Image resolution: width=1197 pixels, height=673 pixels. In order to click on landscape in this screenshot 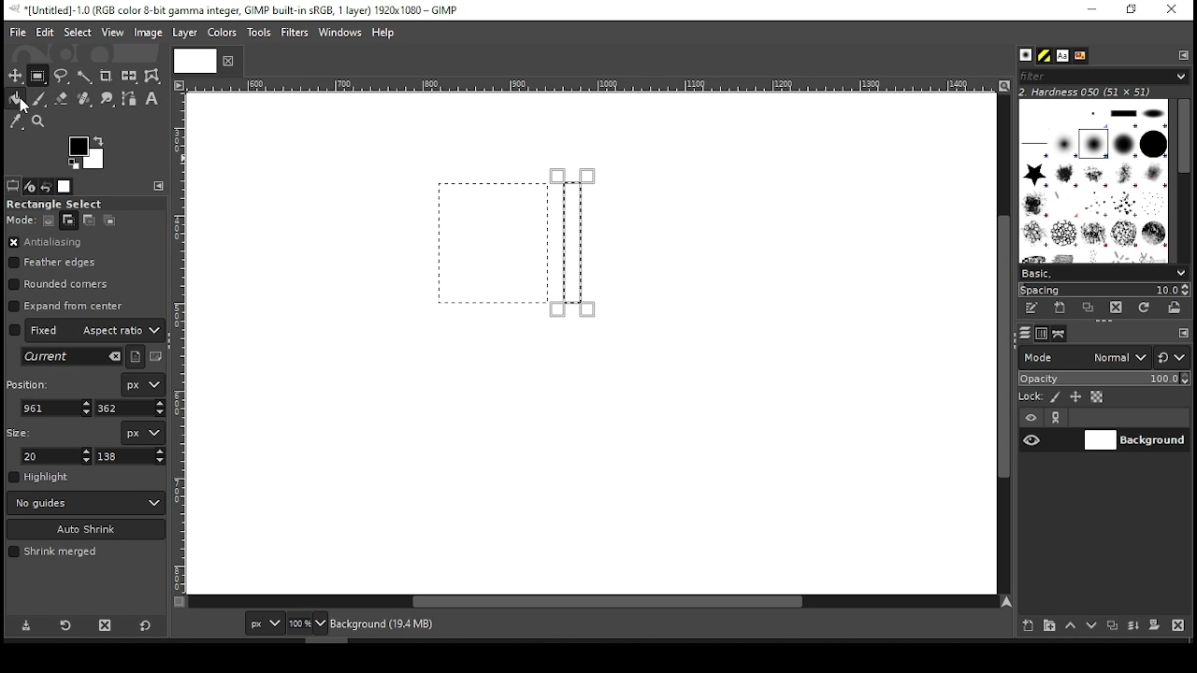, I will do `click(157, 358)`.